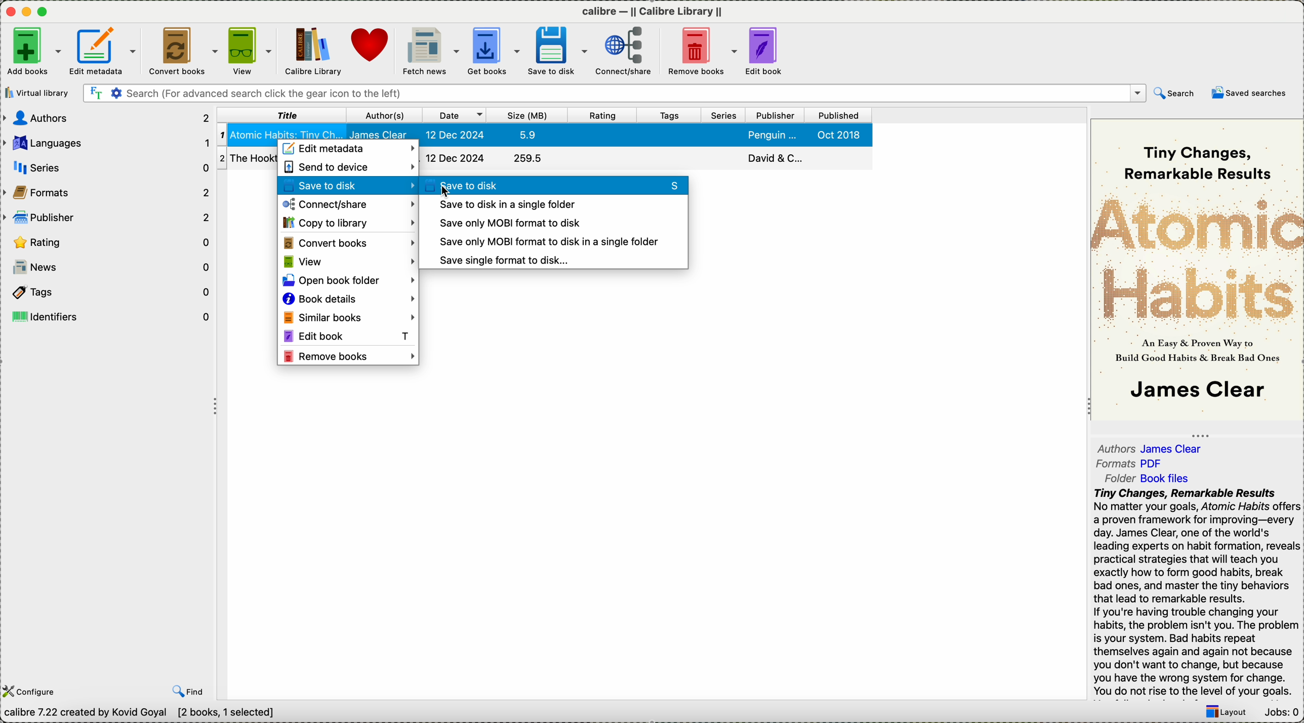 Image resolution: width=1304 pixels, height=723 pixels. Describe the element at coordinates (624, 52) in the screenshot. I see `connect/share` at that location.